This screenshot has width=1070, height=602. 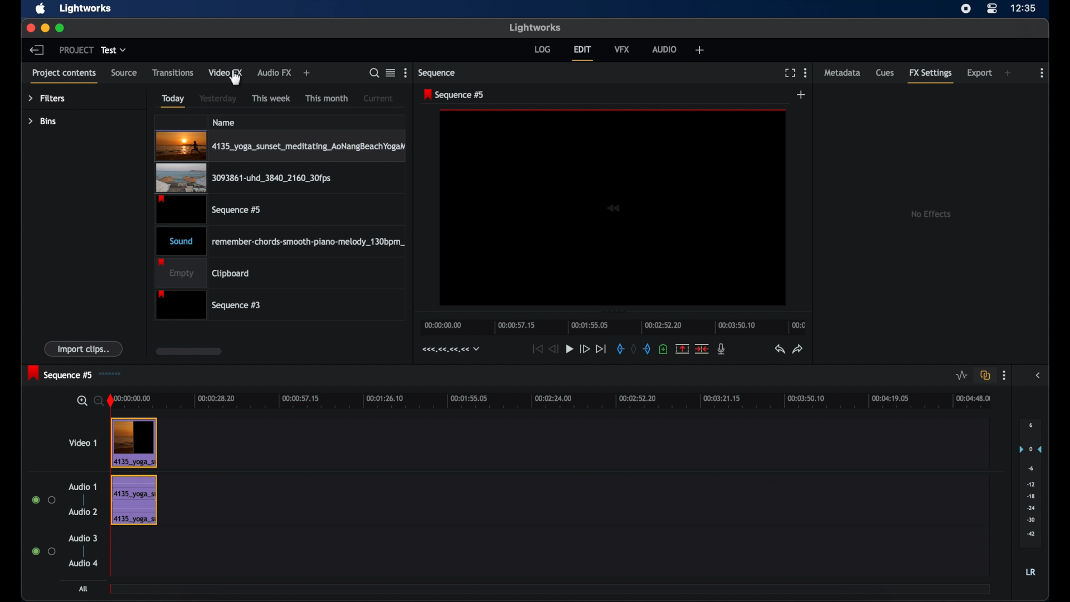 I want to click on search, so click(x=373, y=73).